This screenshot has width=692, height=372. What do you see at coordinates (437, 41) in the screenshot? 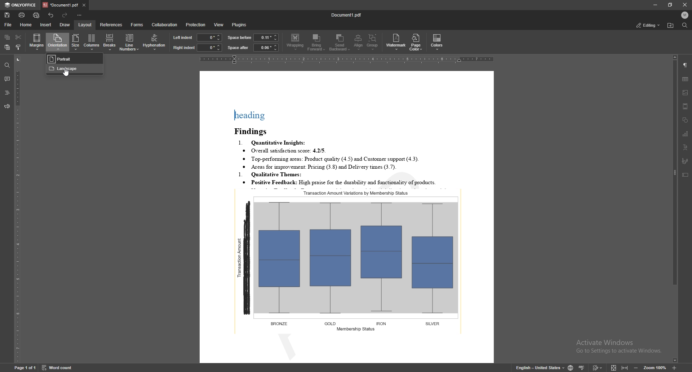
I see `colors` at bounding box center [437, 41].